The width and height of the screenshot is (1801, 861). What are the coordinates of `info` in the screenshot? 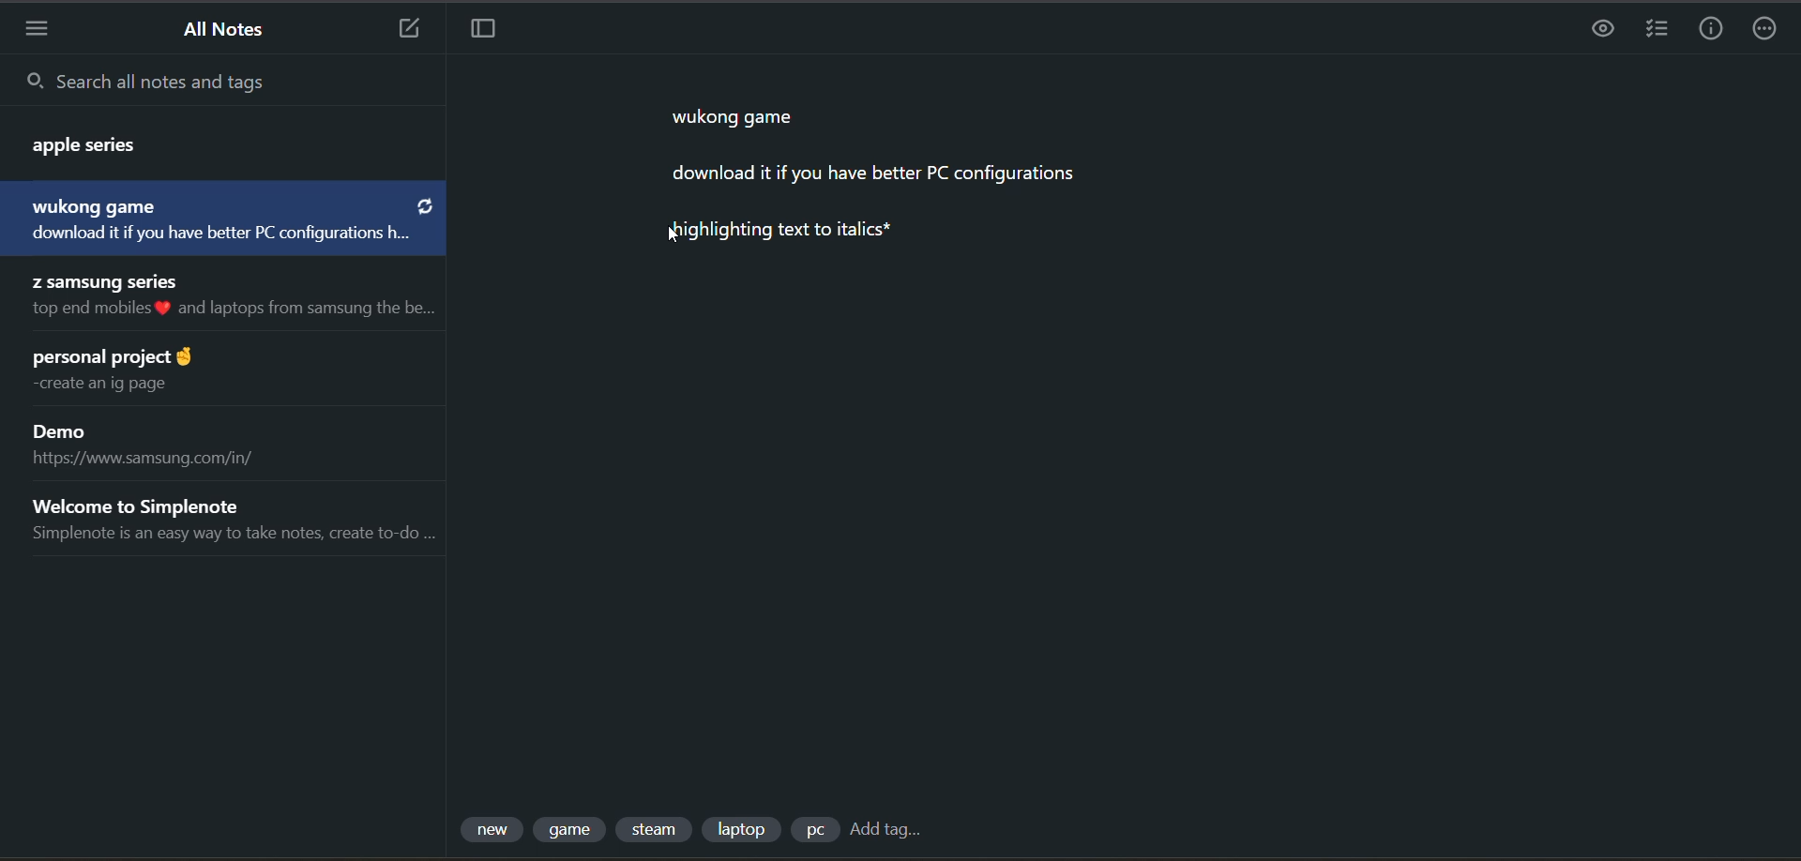 It's located at (1710, 30).